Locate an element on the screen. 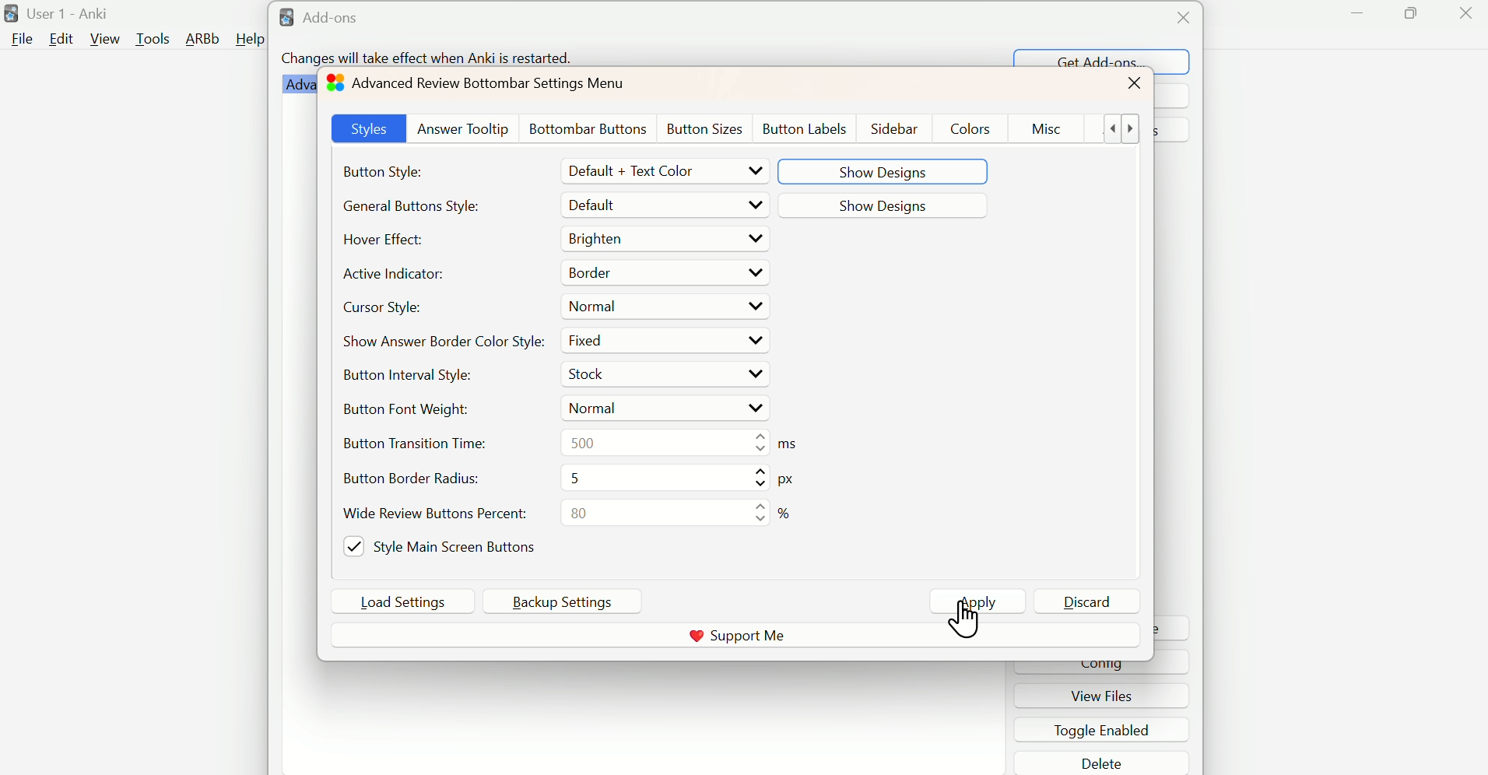 This screenshot has height=775, width=1488. Misc is located at coordinates (1047, 131).